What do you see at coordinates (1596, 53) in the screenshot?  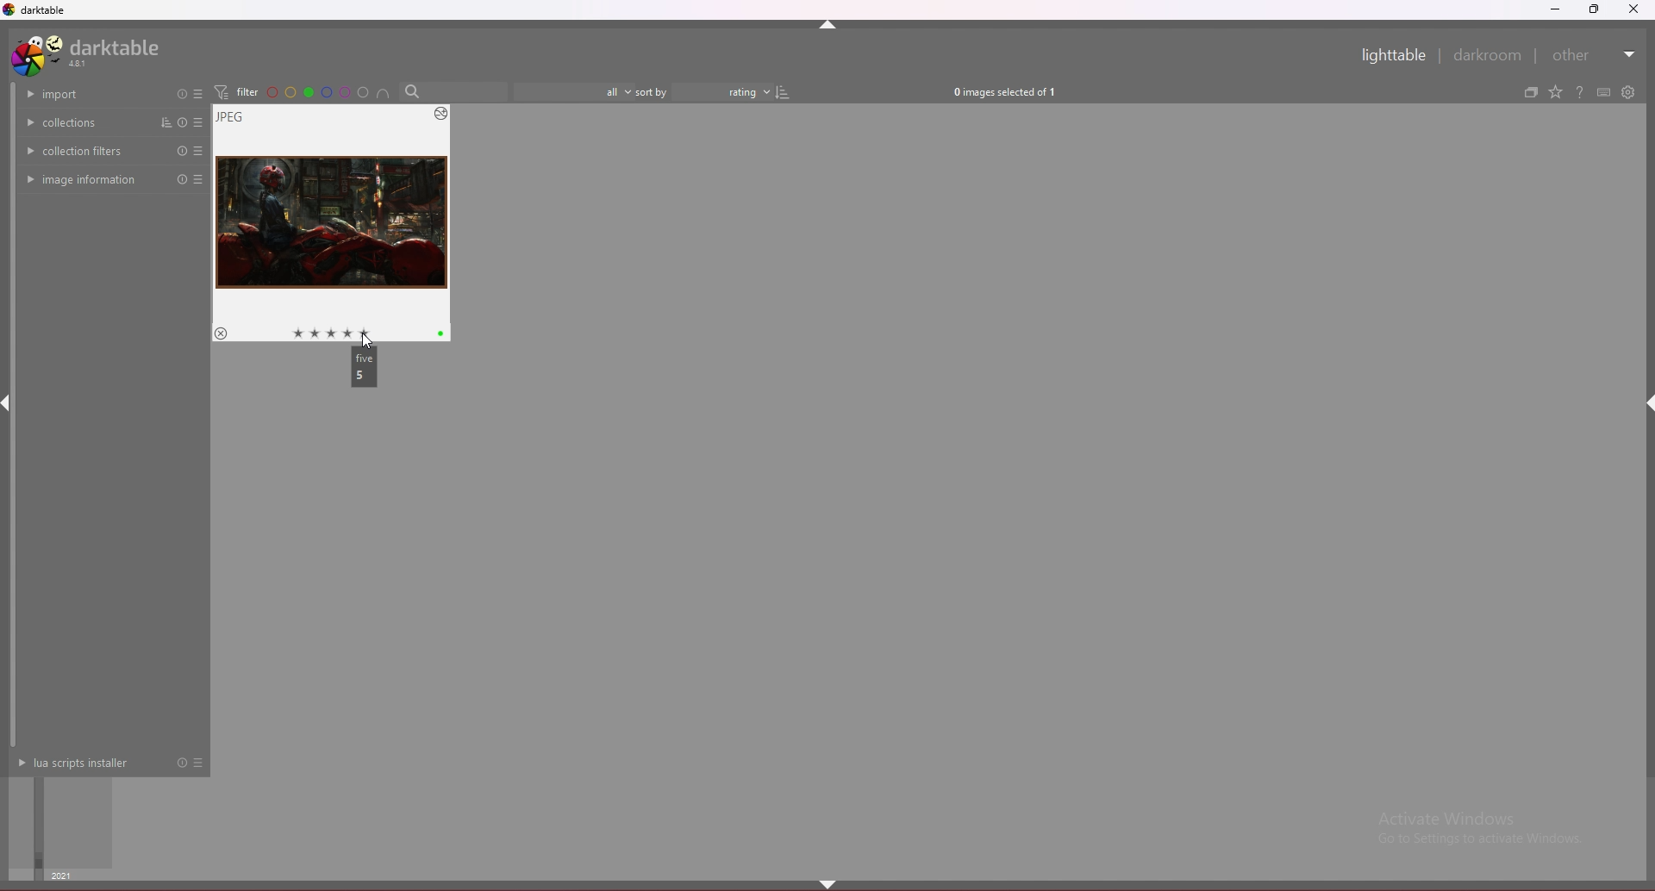 I see `other` at bounding box center [1596, 53].